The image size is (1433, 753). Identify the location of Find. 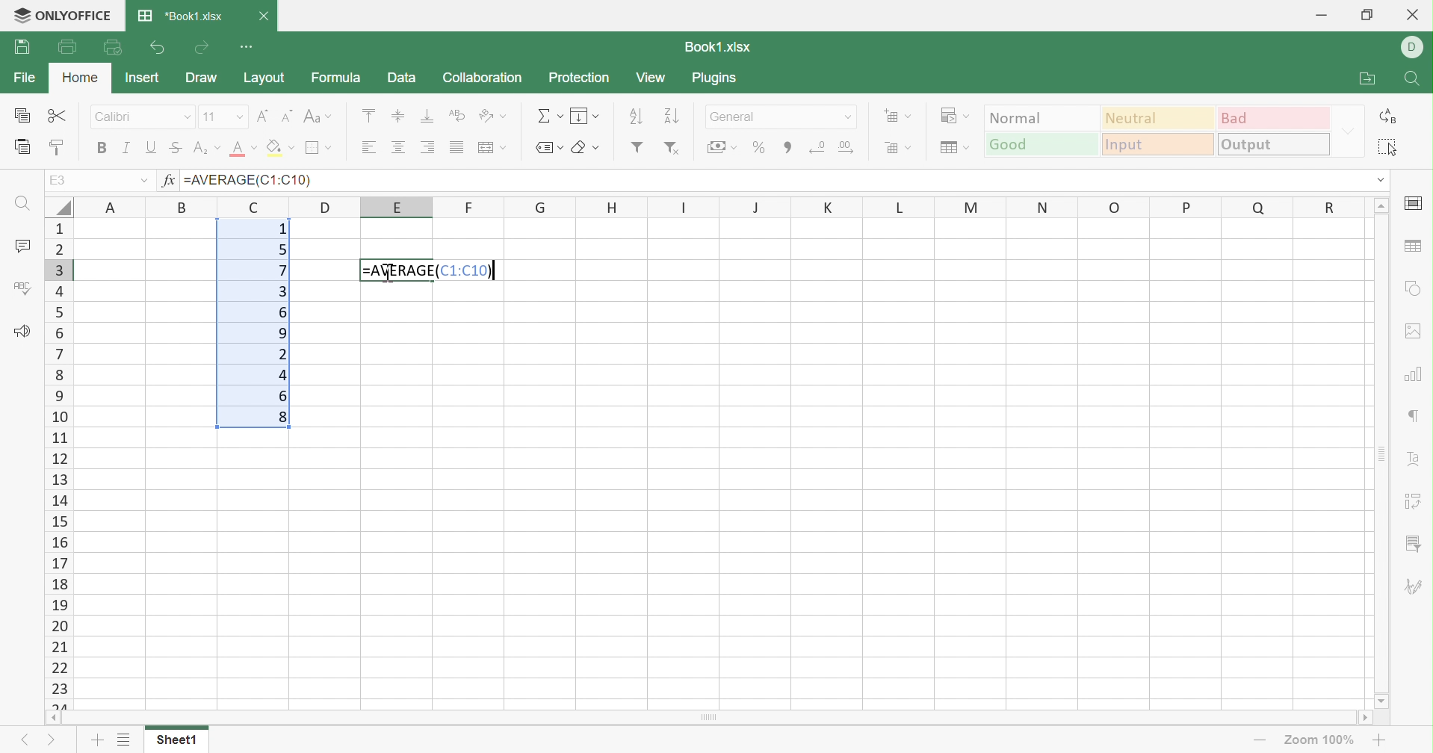
(20, 205).